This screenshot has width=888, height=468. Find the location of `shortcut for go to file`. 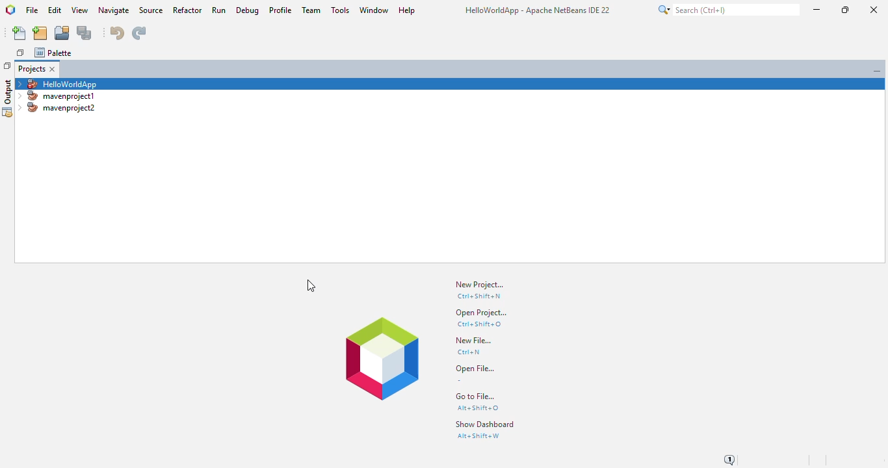

shortcut for go to file is located at coordinates (478, 408).